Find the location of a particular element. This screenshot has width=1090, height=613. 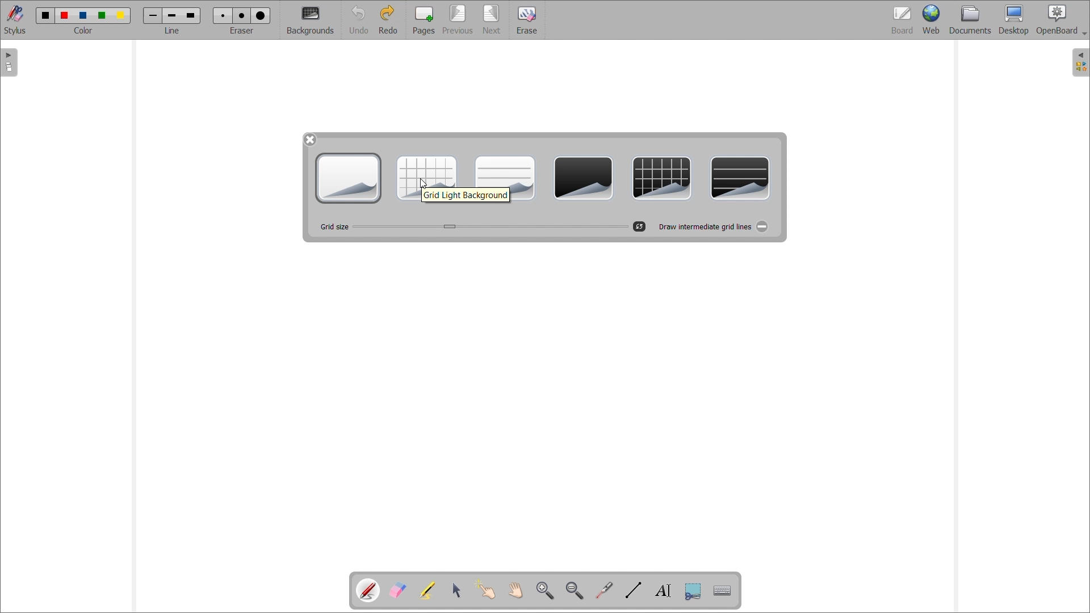

Eraser  is located at coordinates (241, 31).